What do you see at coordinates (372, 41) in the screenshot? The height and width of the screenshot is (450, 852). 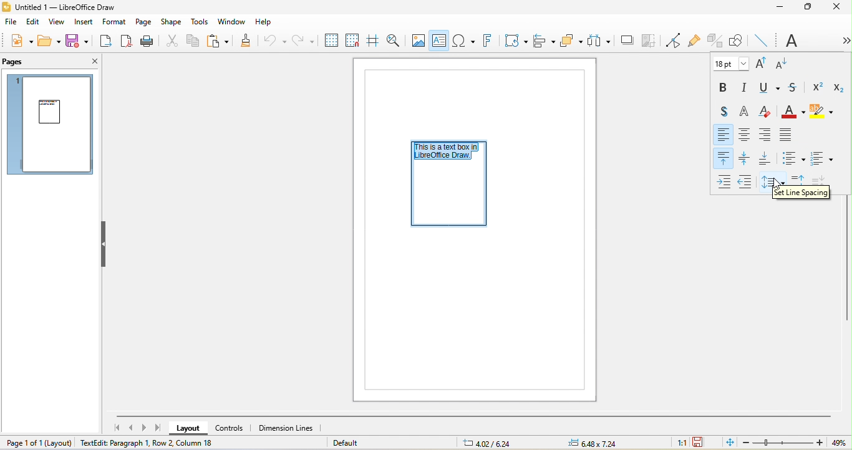 I see `helpline while moving` at bounding box center [372, 41].